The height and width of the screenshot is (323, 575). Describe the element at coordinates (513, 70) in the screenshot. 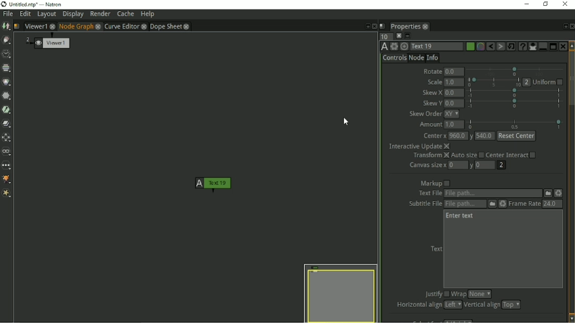

I see `selection bar` at that location.